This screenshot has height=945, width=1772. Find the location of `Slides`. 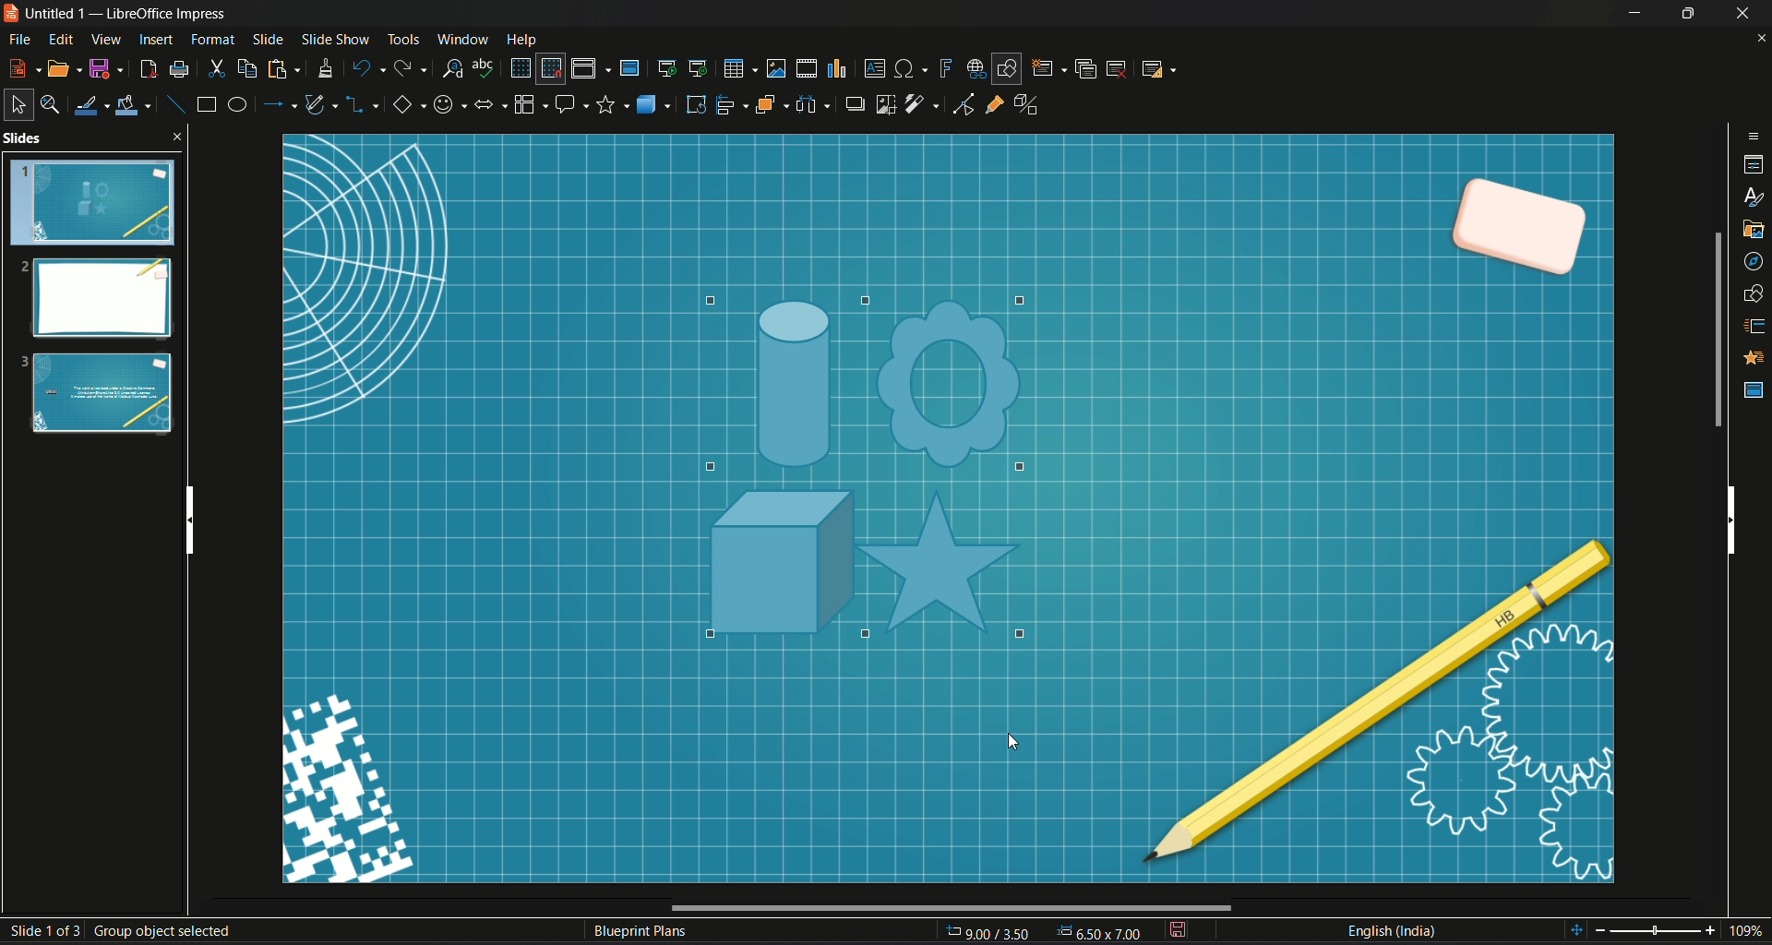

Slides is located at coordinates (93, 288).